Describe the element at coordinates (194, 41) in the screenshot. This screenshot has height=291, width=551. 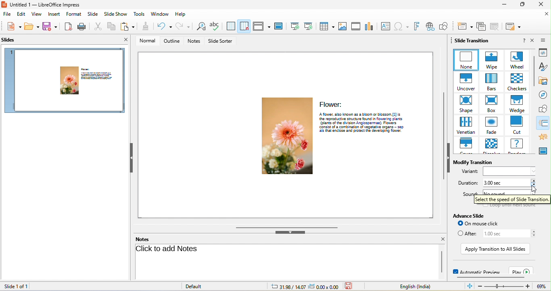
I see `notes` at that location.